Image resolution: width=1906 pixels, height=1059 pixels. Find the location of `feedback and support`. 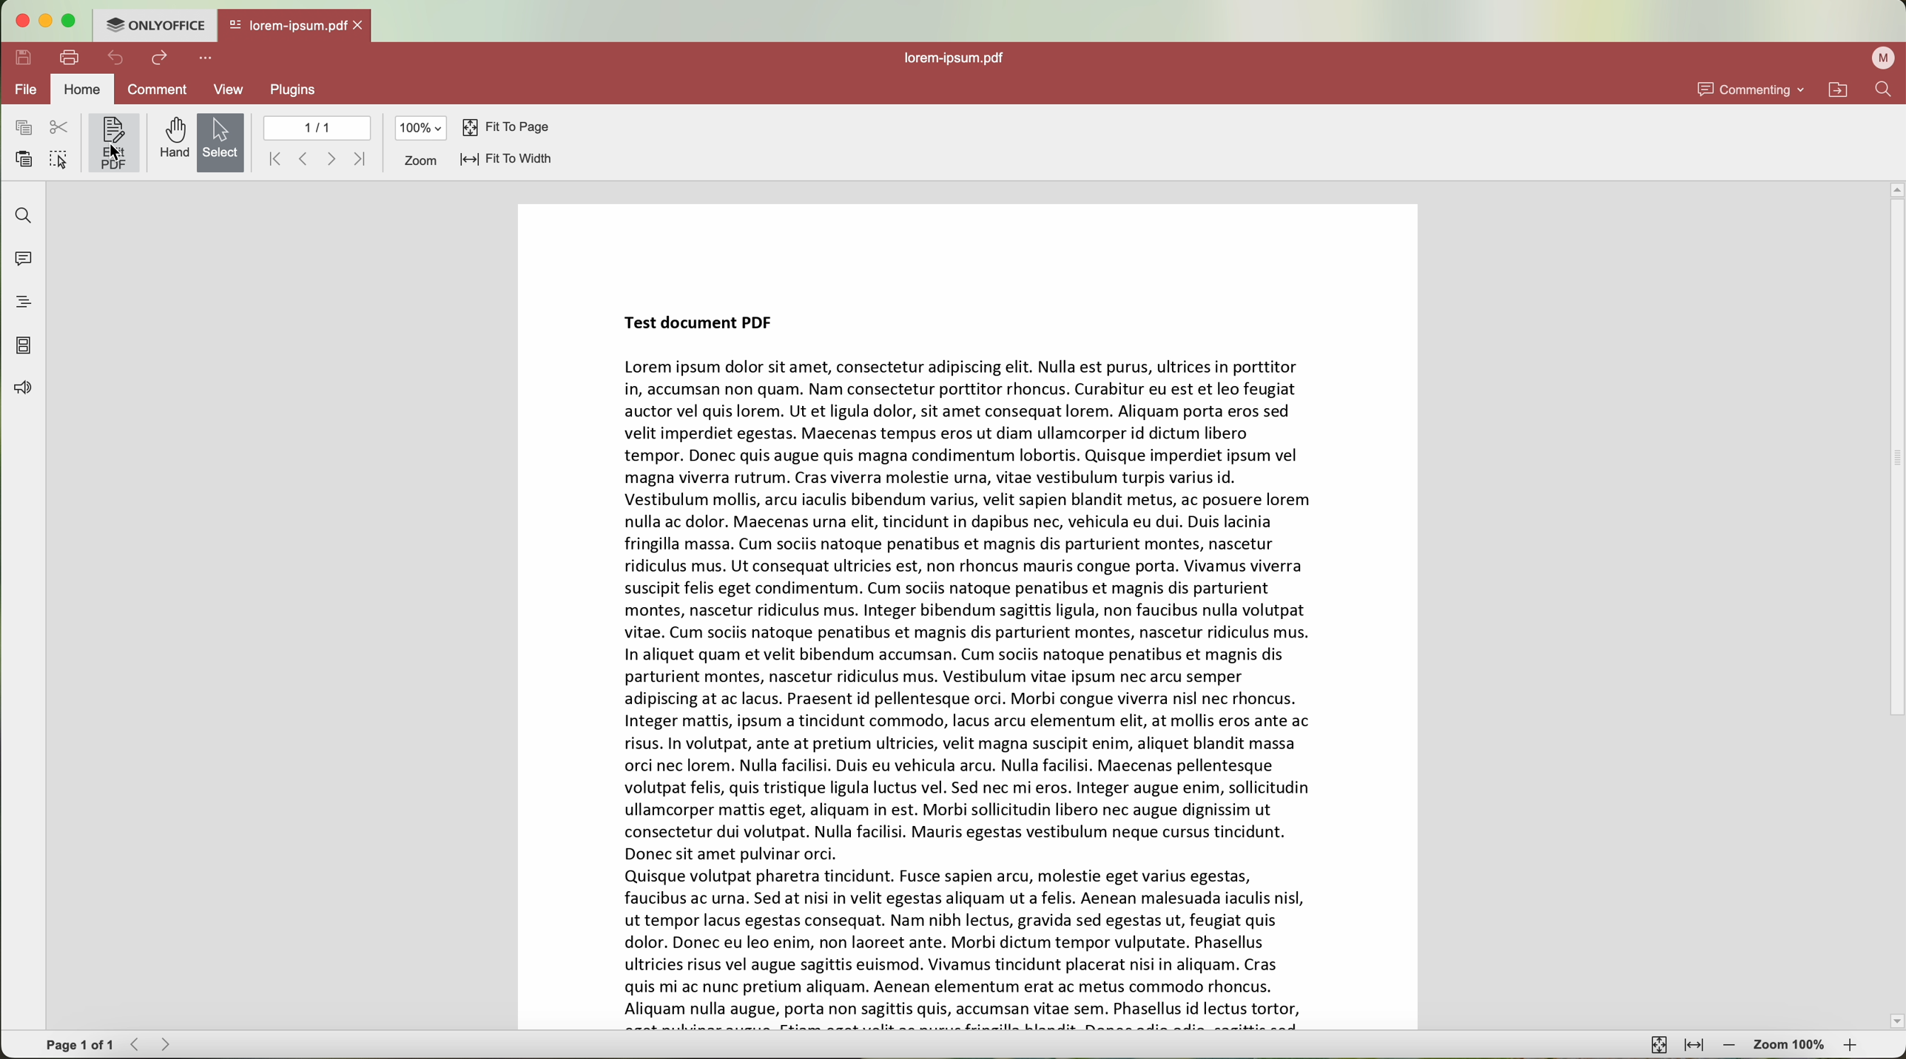

feedback and support is located at coordinates (24, 389).